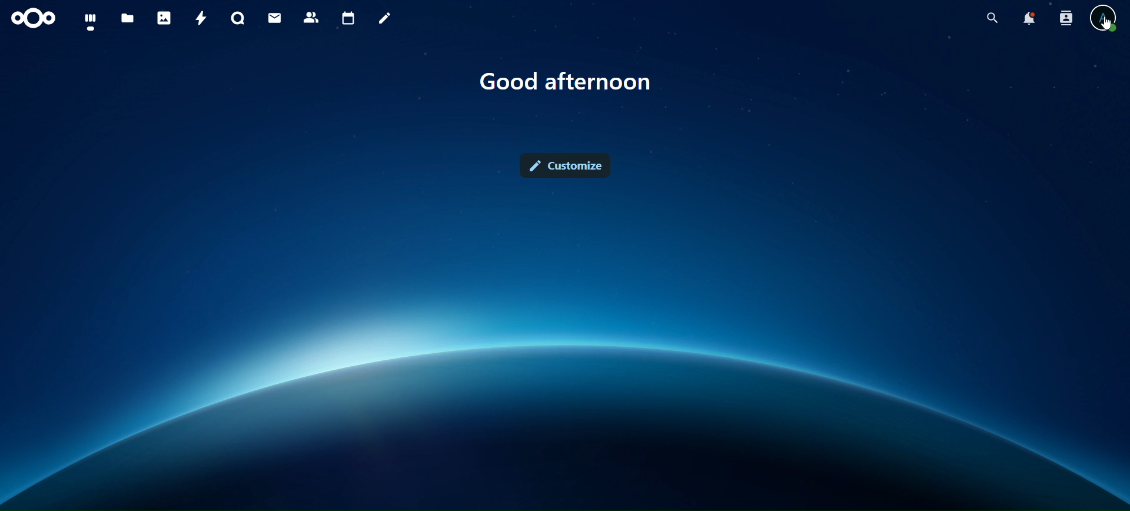 This screenshot has height=511, width=1130. I want to click on search contacts, so click(1065, 19).